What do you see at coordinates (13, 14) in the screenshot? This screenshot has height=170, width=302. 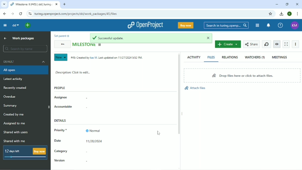 I see `Forward` at bounding box center [13, 14].